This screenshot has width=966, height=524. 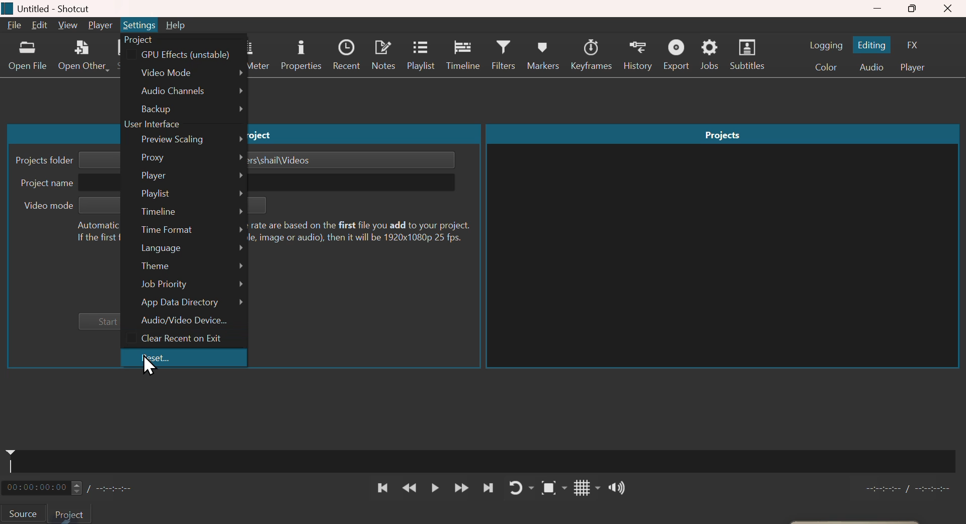 I want to click on Forward, so click(x=461, y=488).